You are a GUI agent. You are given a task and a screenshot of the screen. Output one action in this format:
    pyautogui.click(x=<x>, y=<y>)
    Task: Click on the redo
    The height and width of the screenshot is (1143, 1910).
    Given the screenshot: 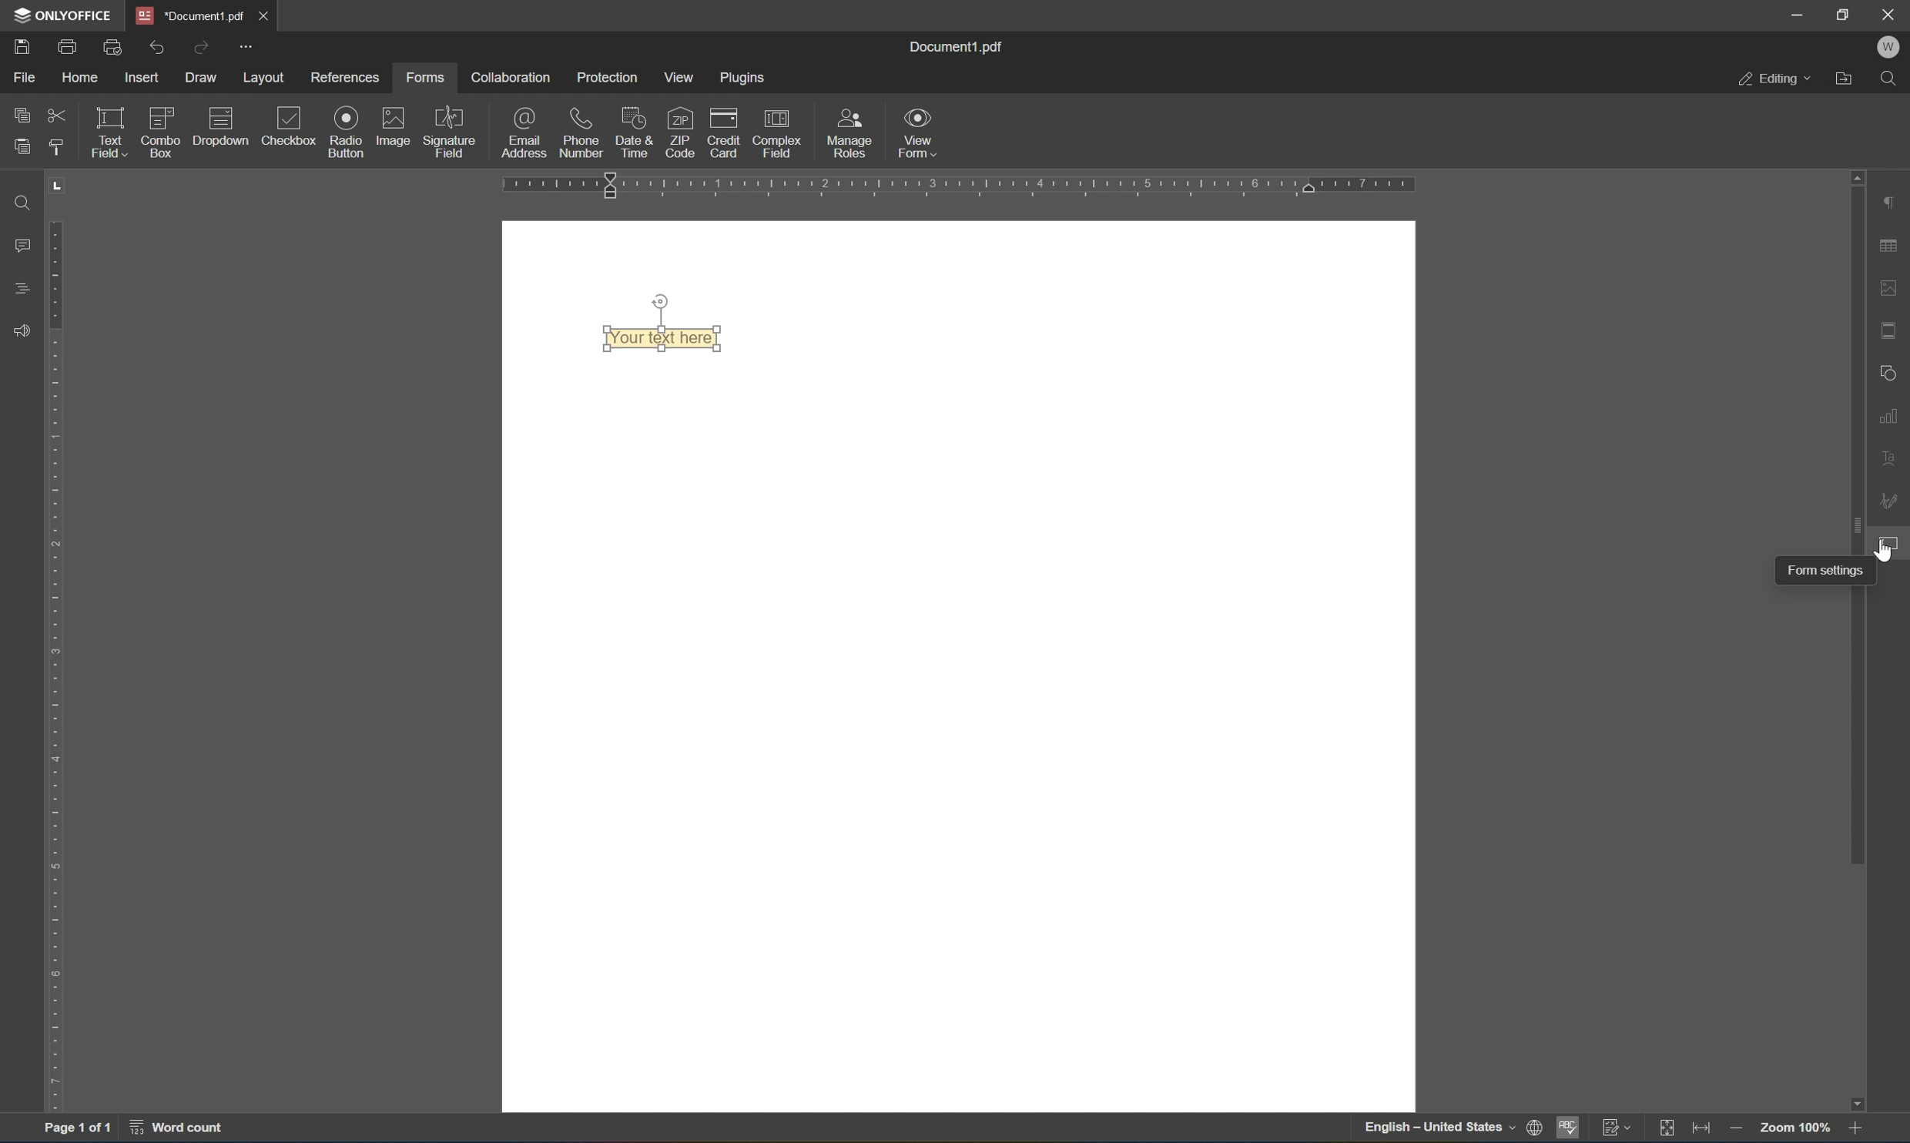 What is the action you would take?
    pyautogui.click(x=202, y=47)
    